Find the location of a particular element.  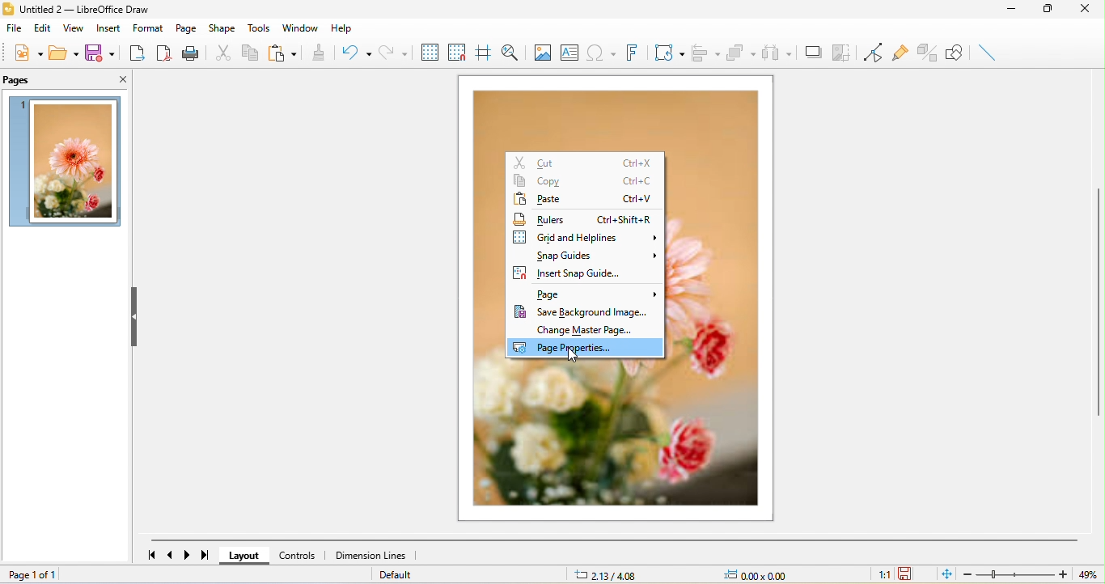

helpline while moving is located at coordinates (483, 53).